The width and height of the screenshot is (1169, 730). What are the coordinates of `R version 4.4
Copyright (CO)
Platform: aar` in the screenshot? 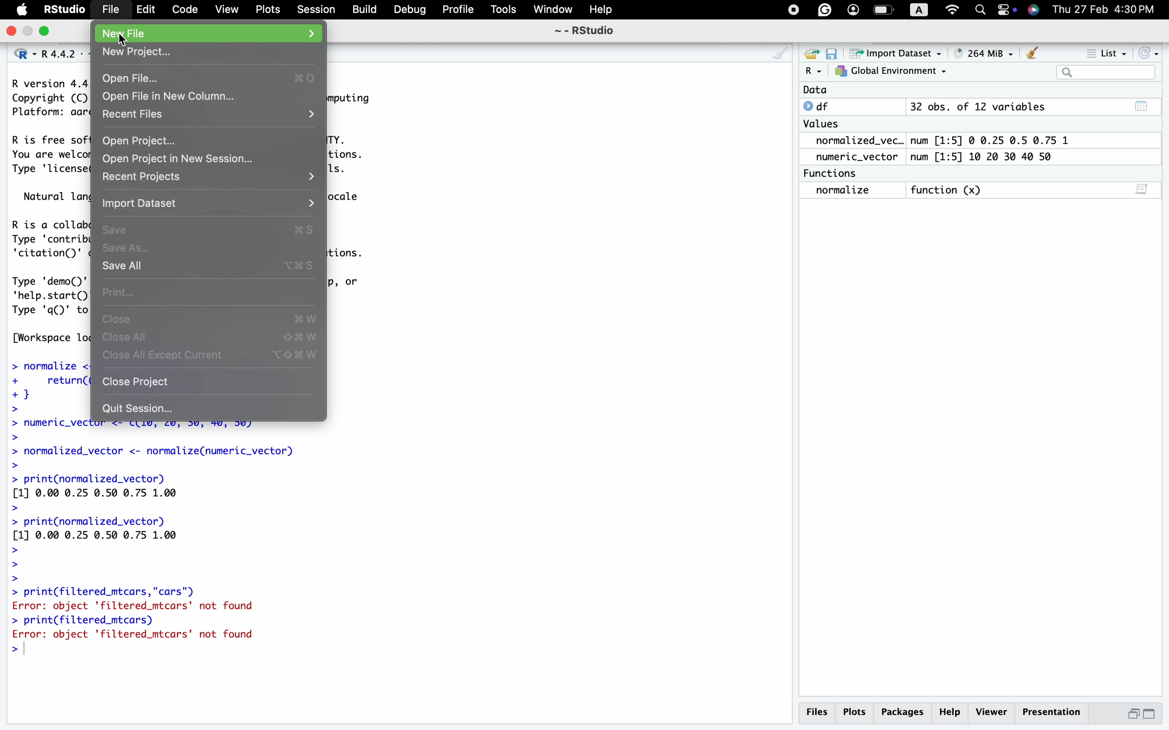 It's located at (49, 99).